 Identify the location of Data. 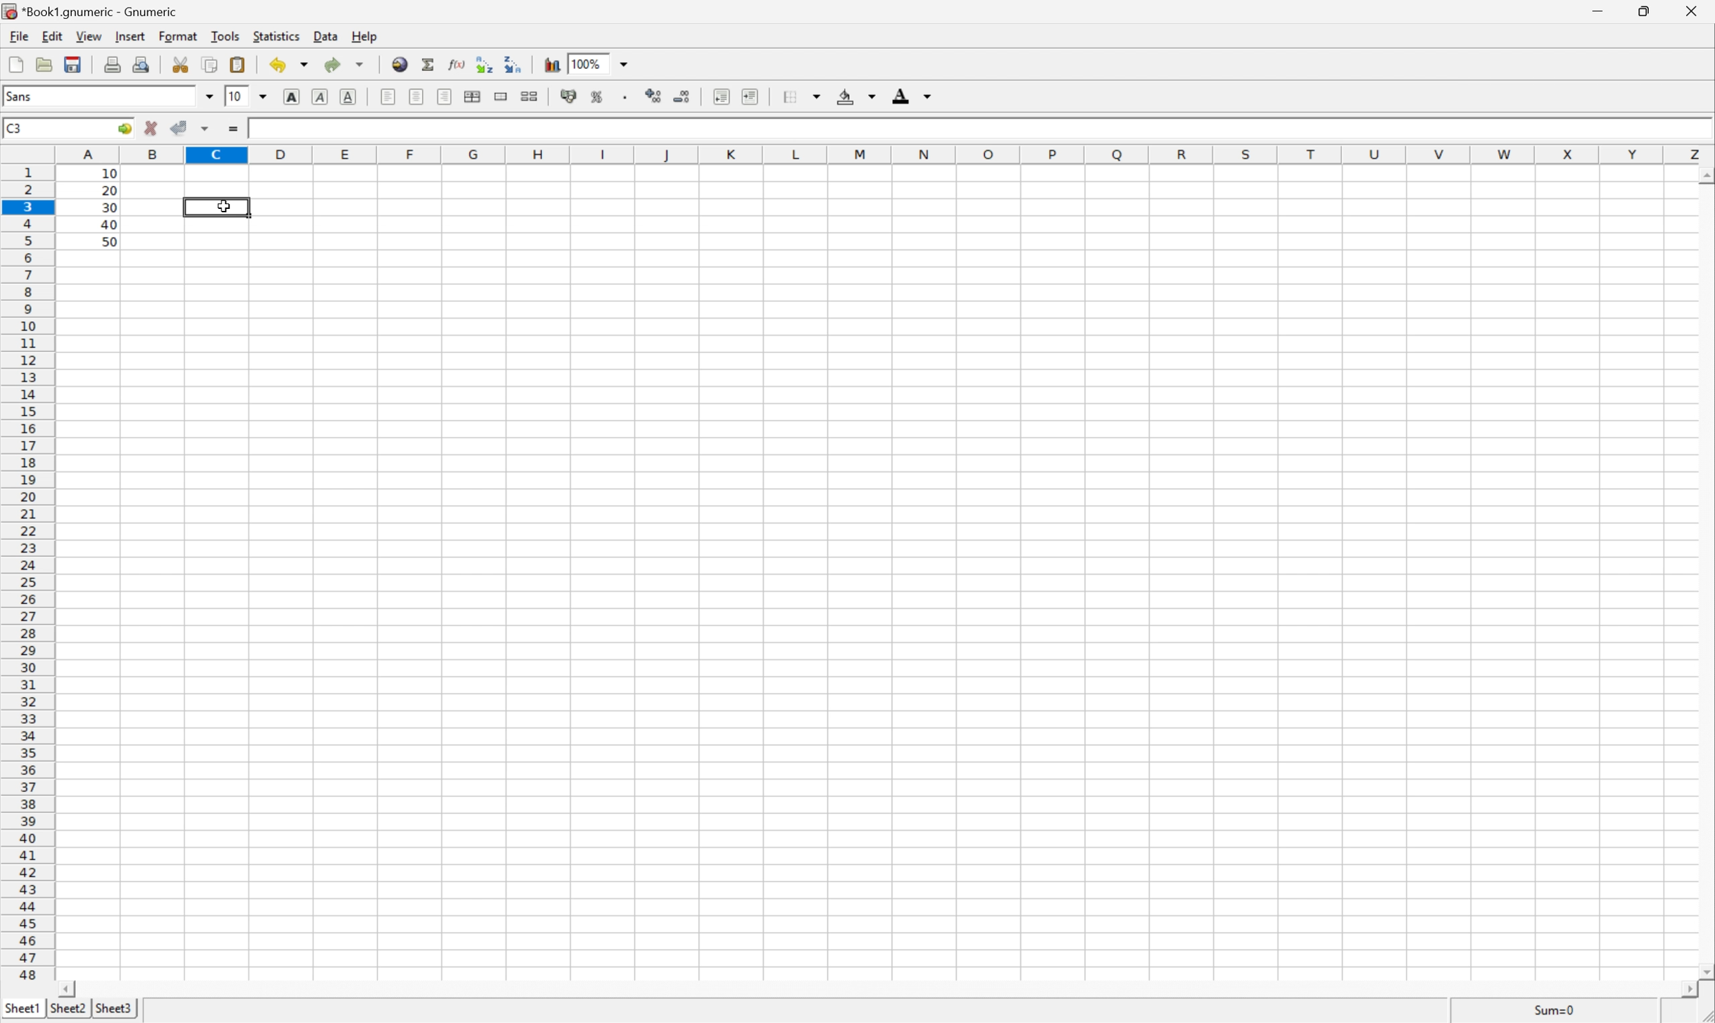
(326, 34).